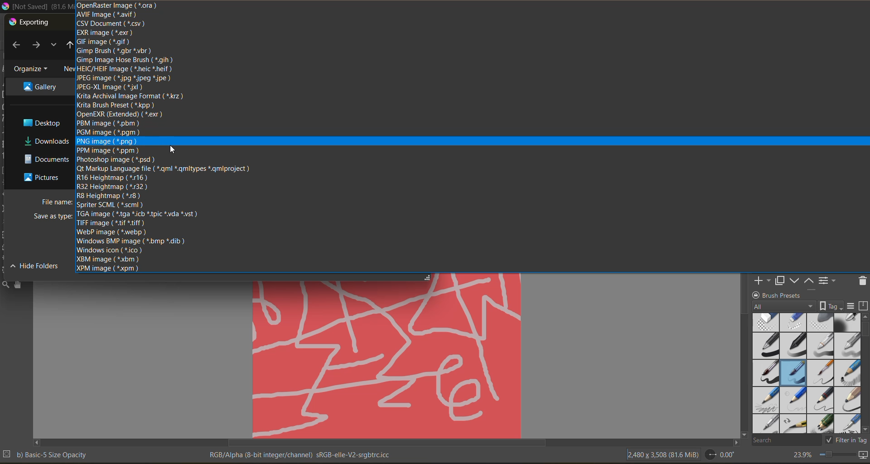 Image resolution: width=870 pixels, height=464 pixels. Describe the element at coordinates (46, 159) in the screenshot. I see `folder destination` at that location.